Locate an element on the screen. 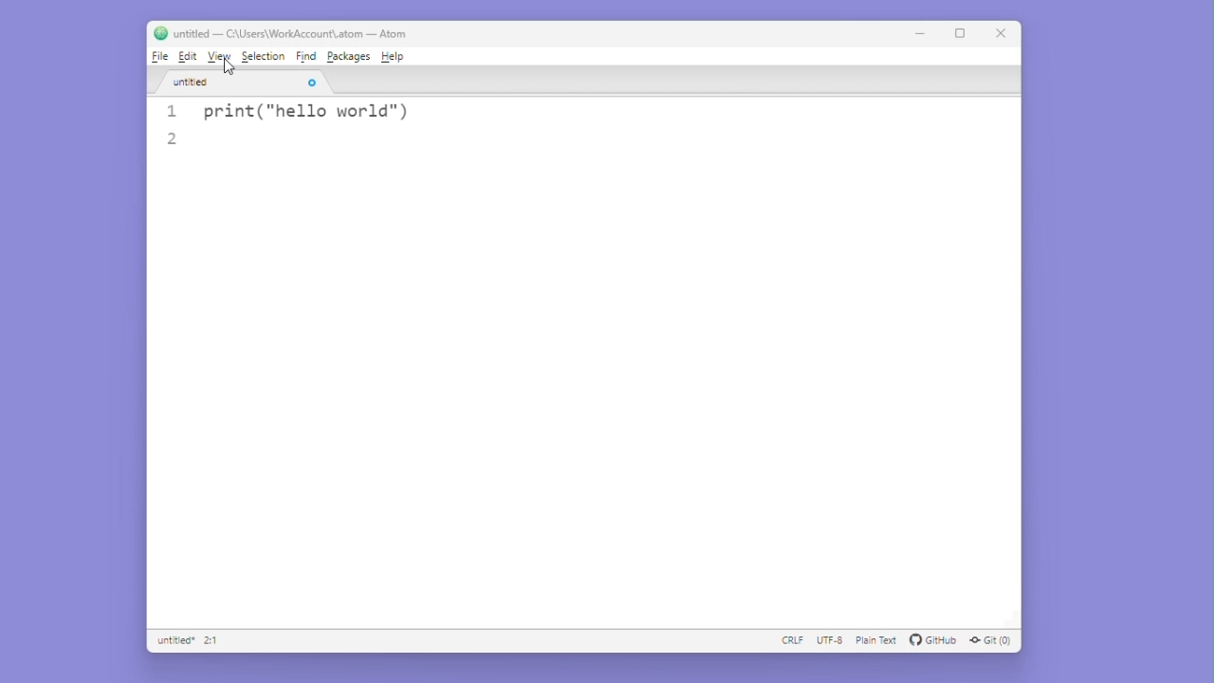  git (0) is located at coordinates (993, 642).